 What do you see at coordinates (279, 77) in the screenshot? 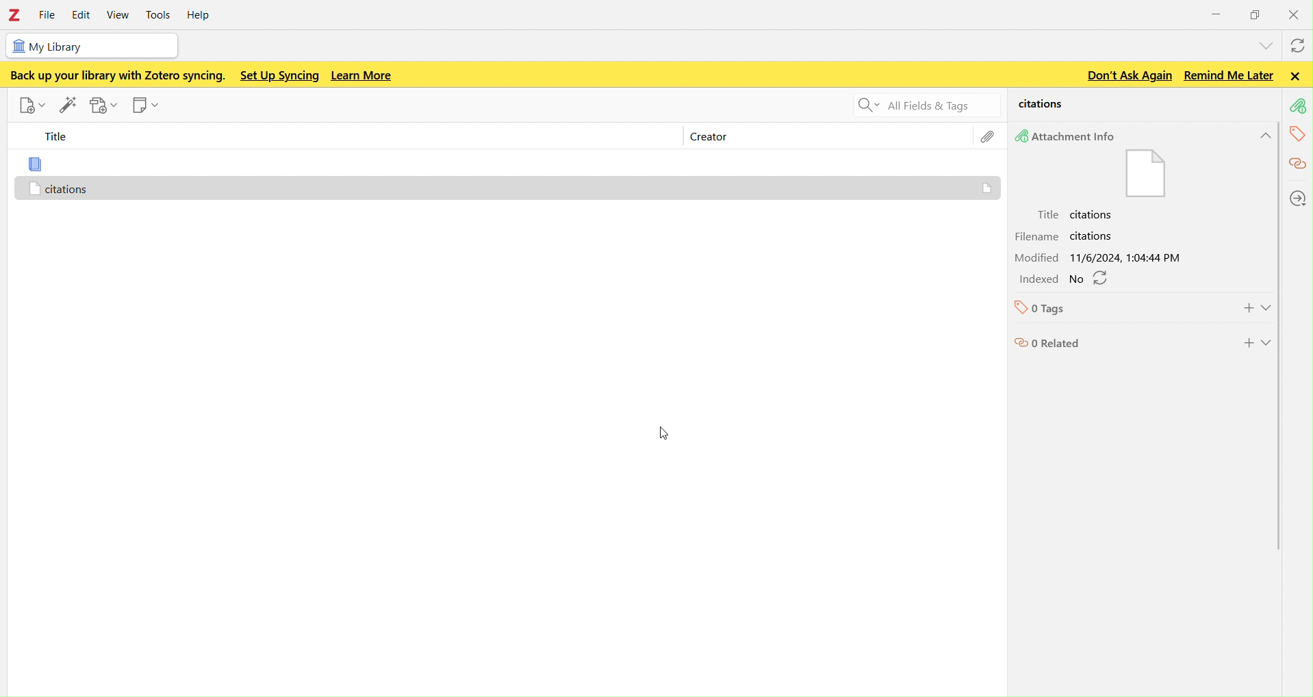
I see `Set up syncing` at bounding box center [279, 77].